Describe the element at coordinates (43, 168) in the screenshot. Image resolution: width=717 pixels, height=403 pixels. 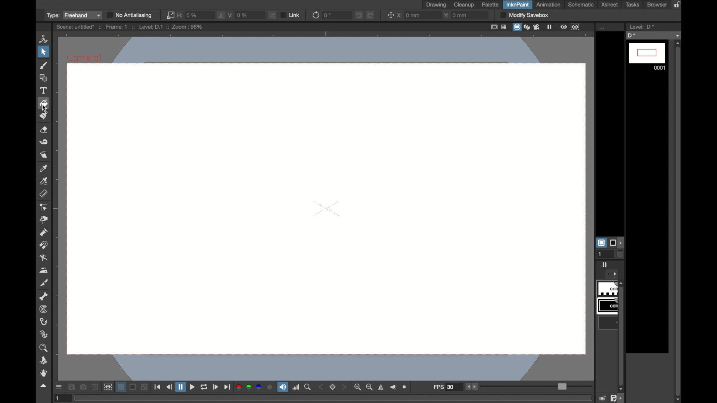
I see `color picker tool` at that location.